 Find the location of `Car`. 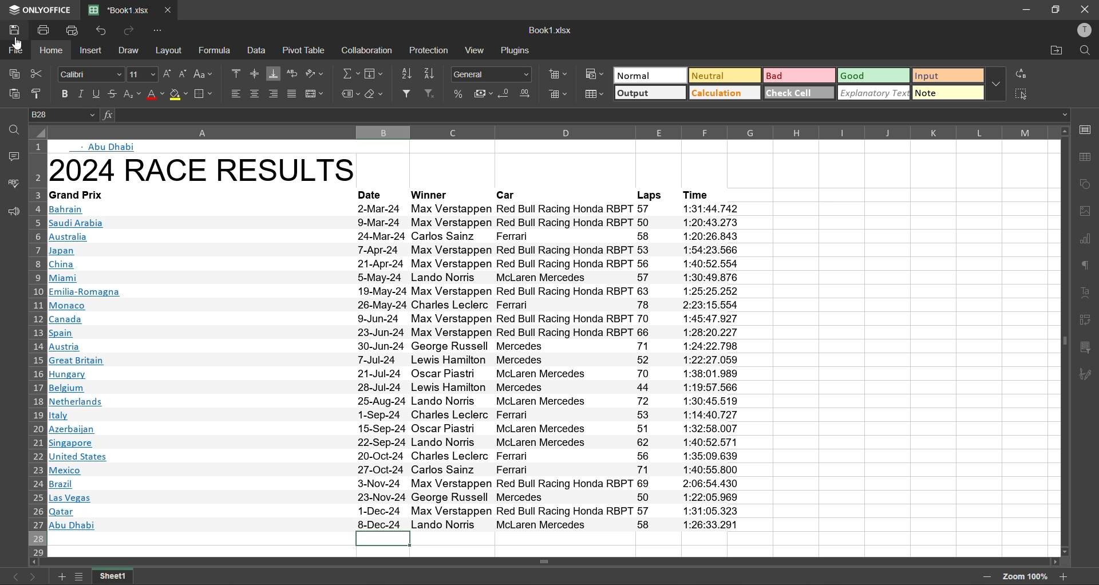

Car is located at coordinates (505, 195).